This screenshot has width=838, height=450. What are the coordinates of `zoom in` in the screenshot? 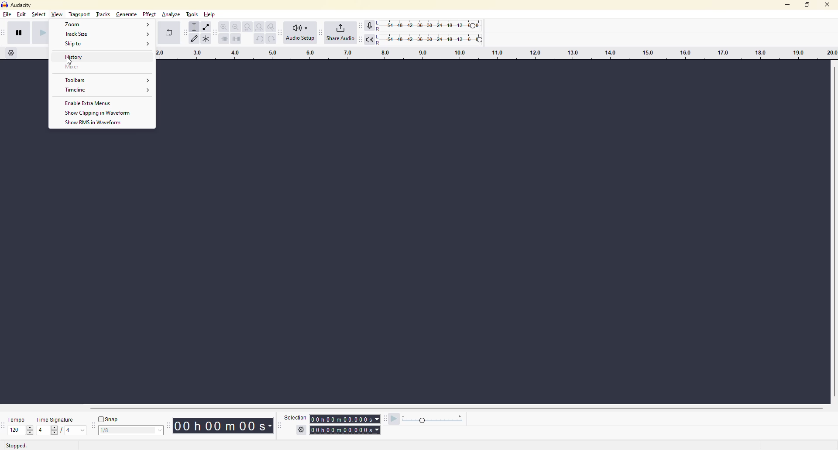 It's located at (224, 27).